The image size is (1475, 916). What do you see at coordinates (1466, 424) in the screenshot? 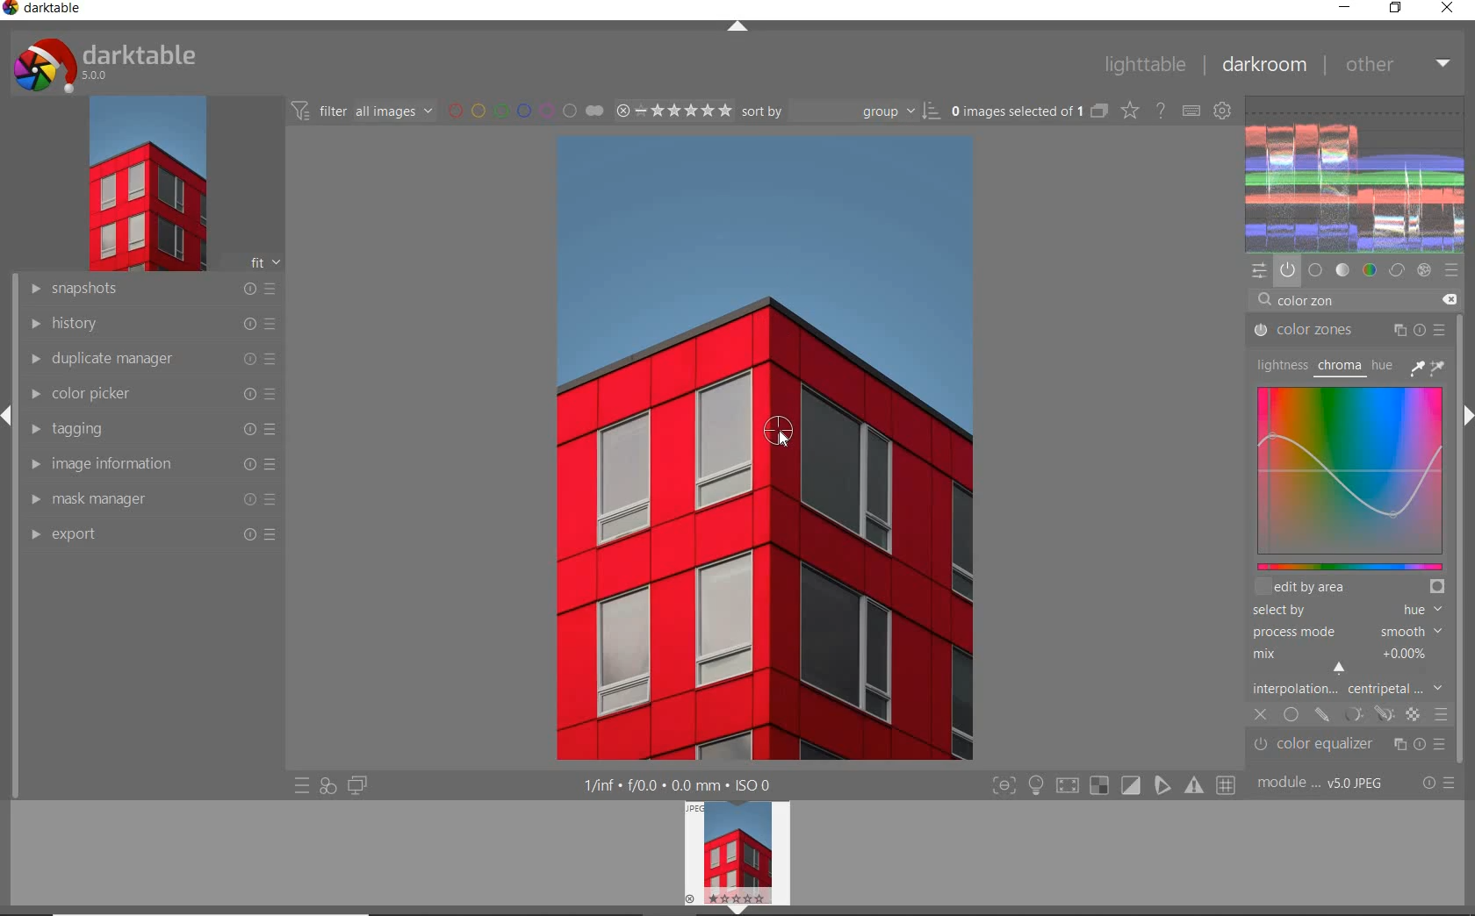
I see `expand/collapse` at bounding box center [1466, 424].